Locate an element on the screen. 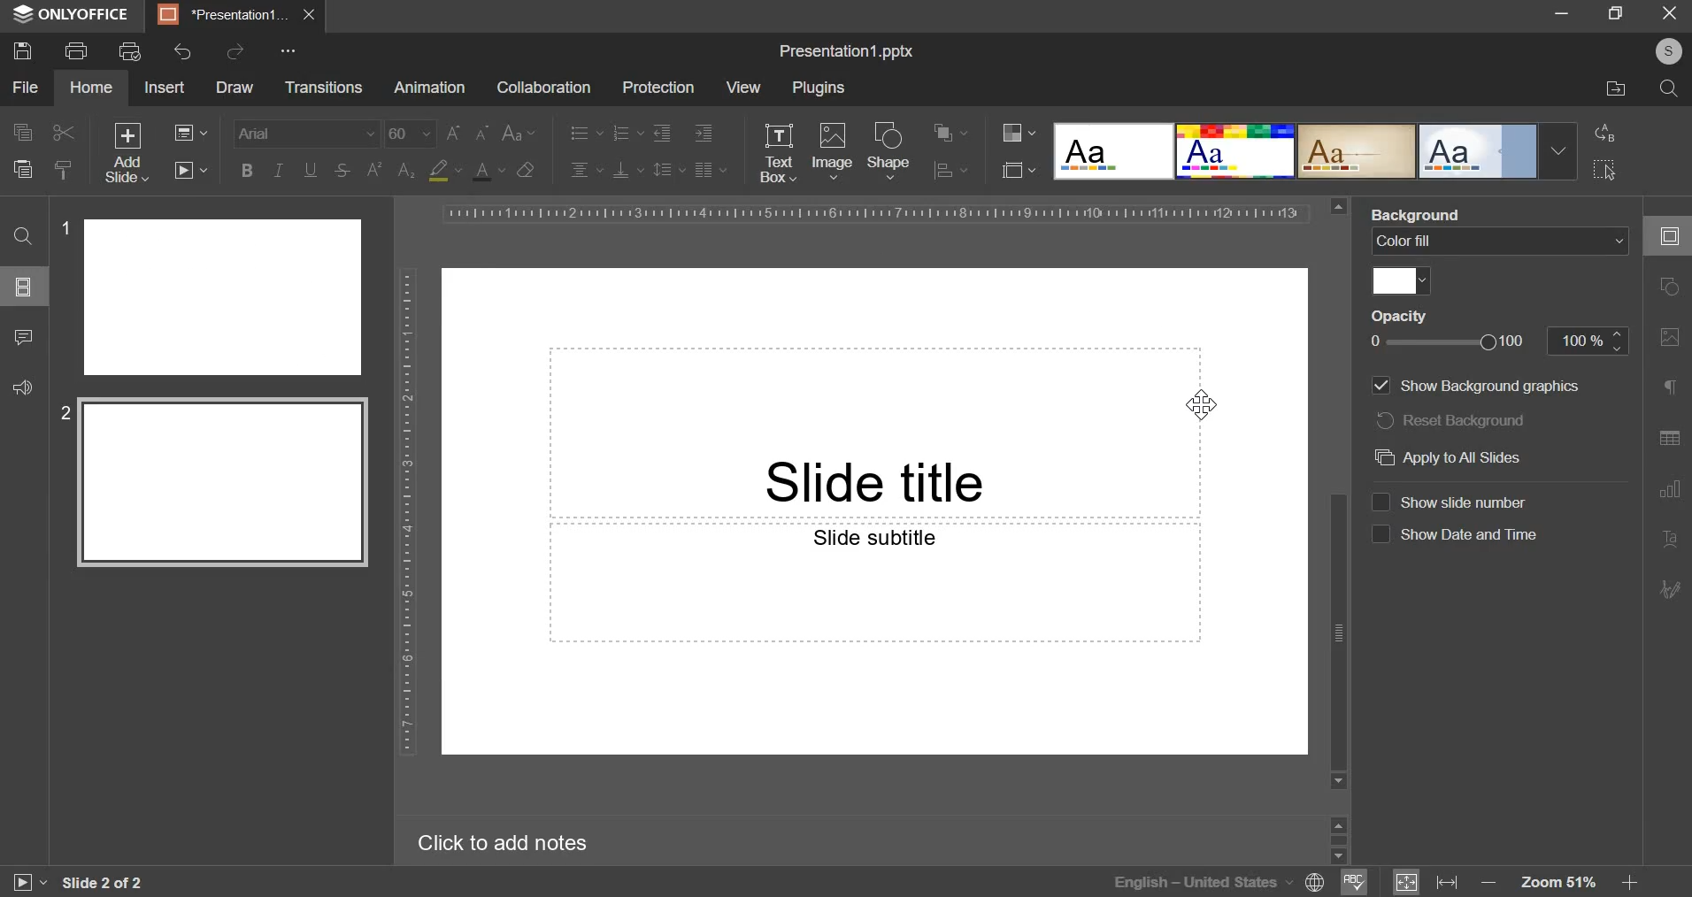 Image resolution: width=1692 pixels, height=897 pixels. change layout is located at coordinates (189, 132).